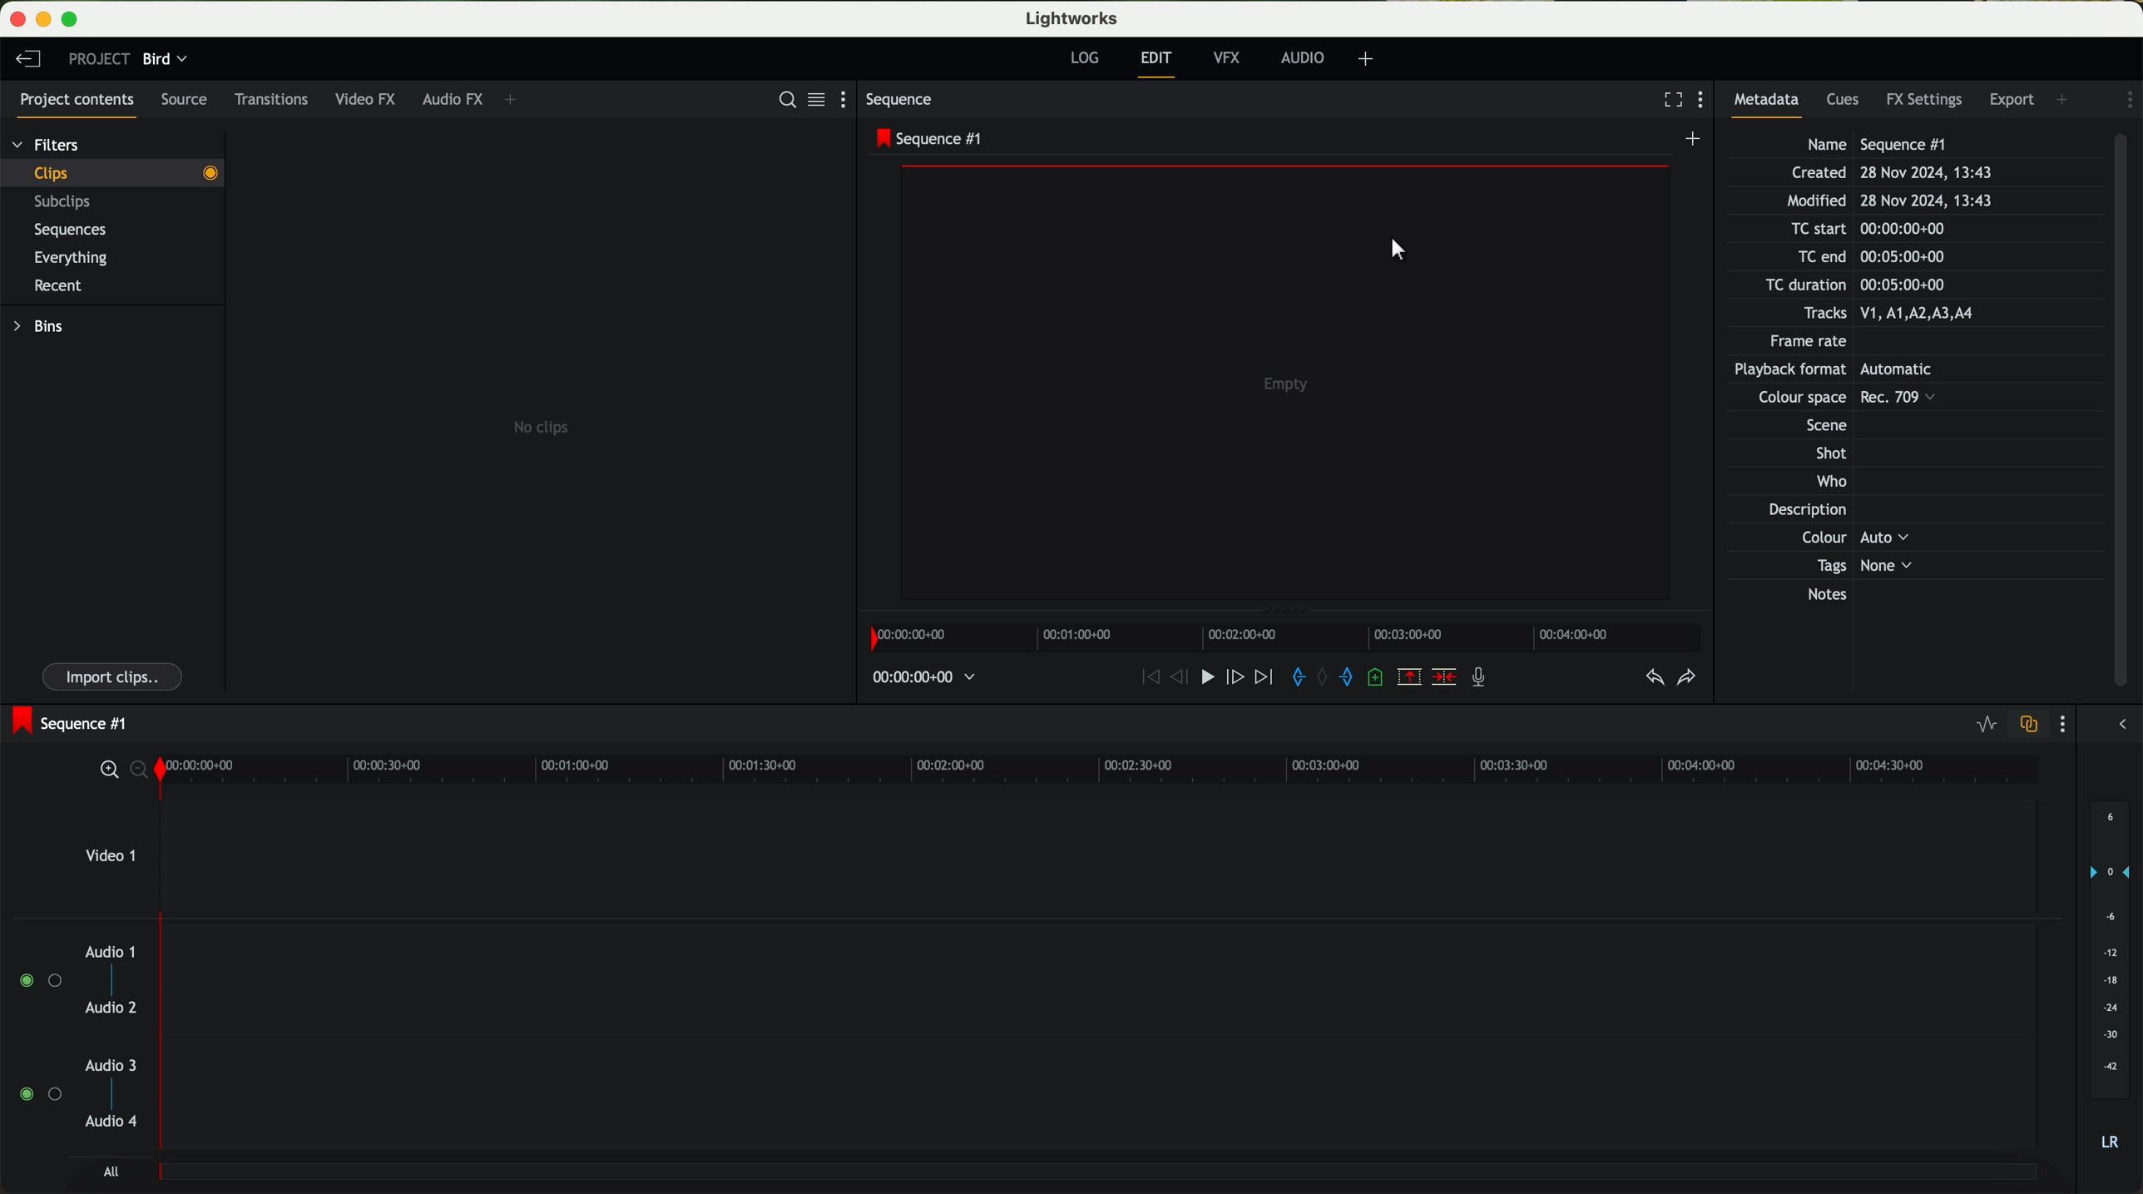  Describe the element at coordinates (1930, 102) in the screenshot. I see `FX settings` at that location.